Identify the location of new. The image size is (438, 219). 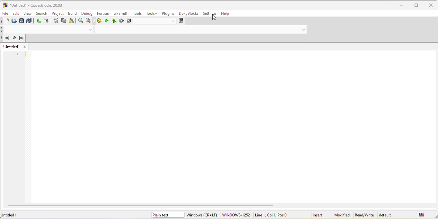
(7, 21).